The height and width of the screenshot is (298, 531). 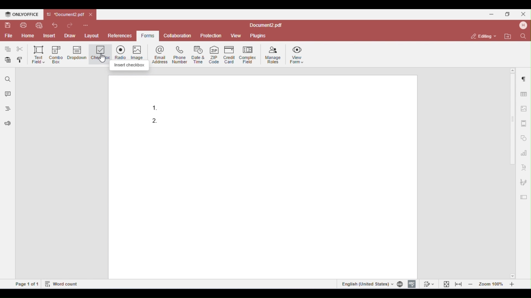 What do you see at coordinates (22, 14) in the screenshot?
I see `onlyoffice` at bounding box center [22, 14].